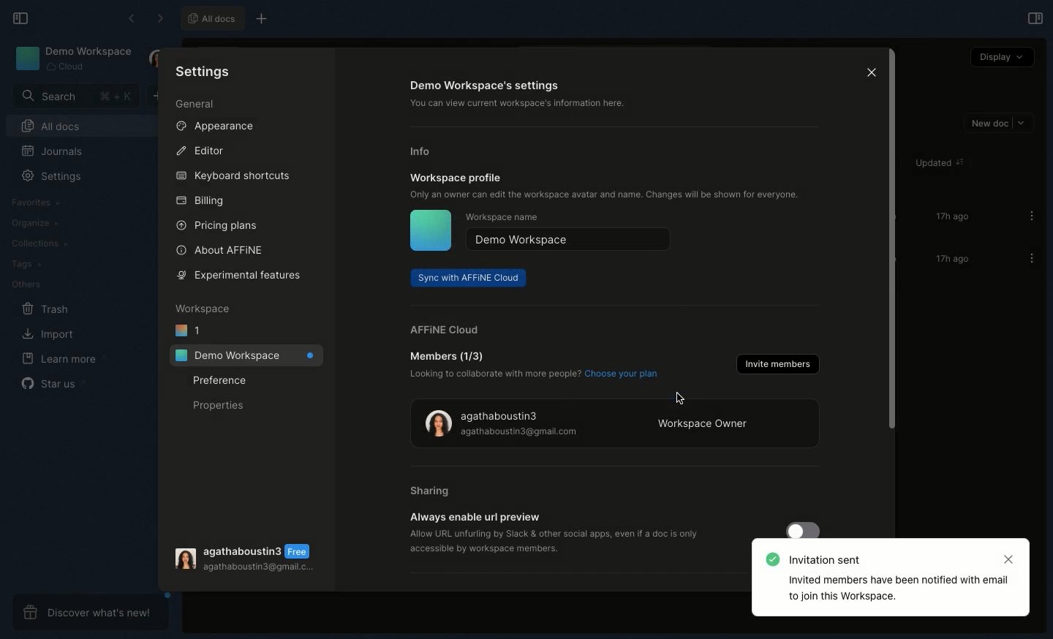  Describe the element at coordinates (478, 548) in the screenshot. I see `‘accessible by workspace members` at that location.